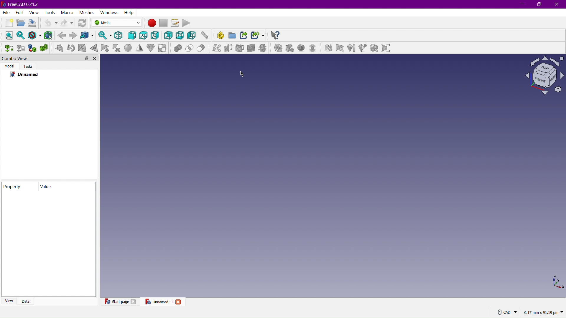  What do you see at coordinates (134, 301) in the screenshot?
I see `close` at bounding box center [134, 301].